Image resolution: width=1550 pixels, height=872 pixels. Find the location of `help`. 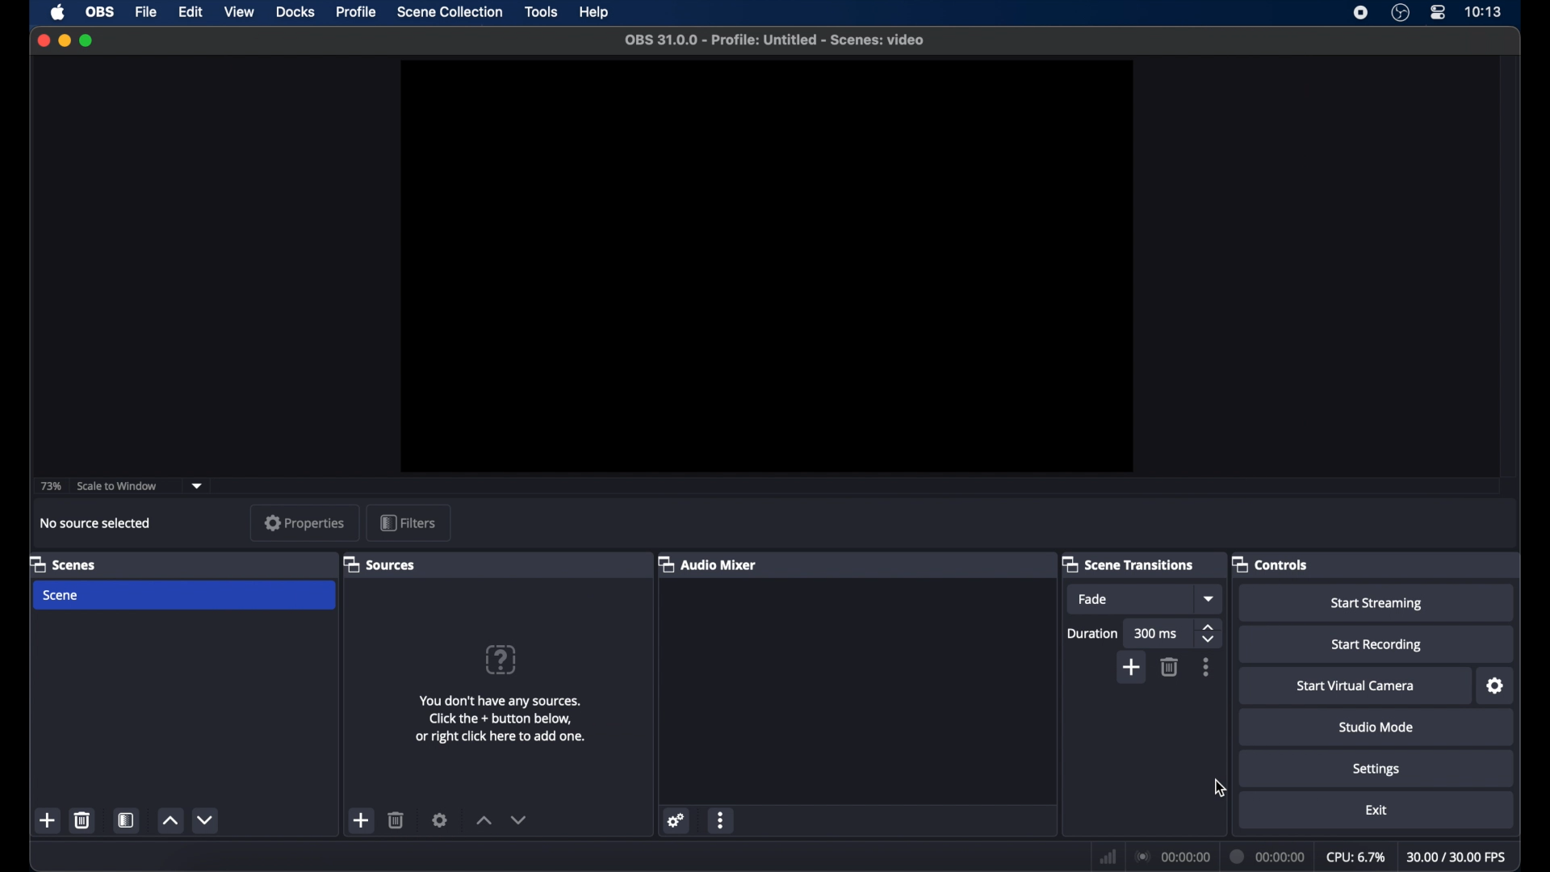

help is located at coordinates (595, 13).